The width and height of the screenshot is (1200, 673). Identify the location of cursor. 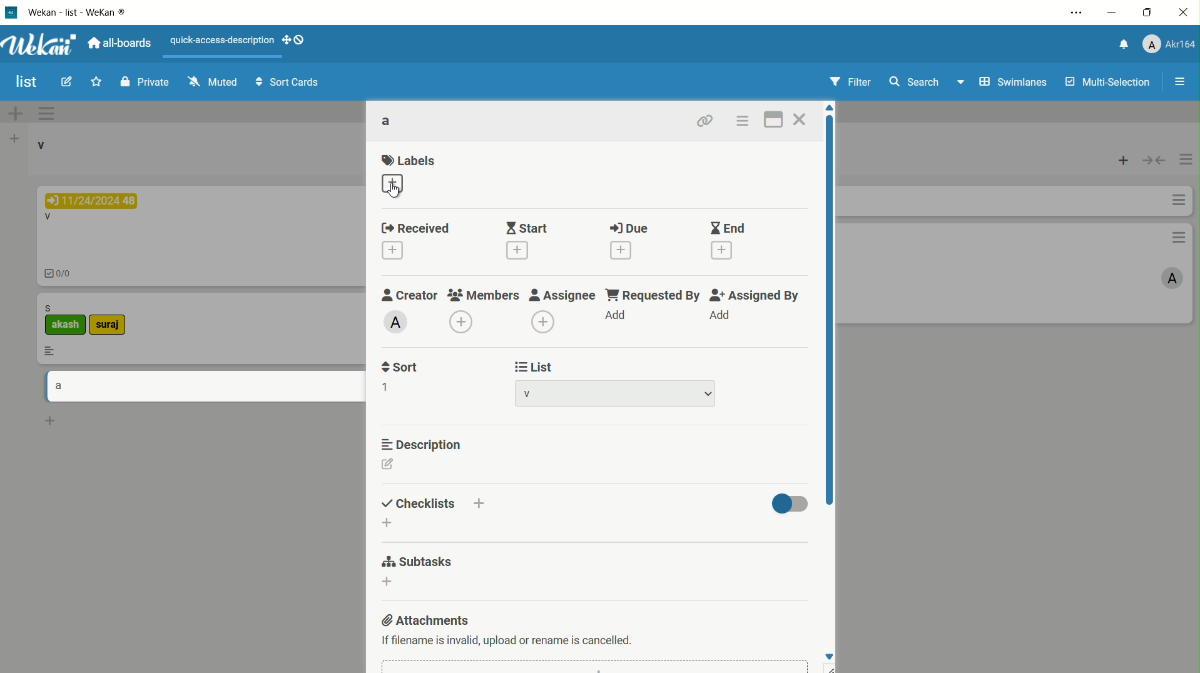
(396, 191).